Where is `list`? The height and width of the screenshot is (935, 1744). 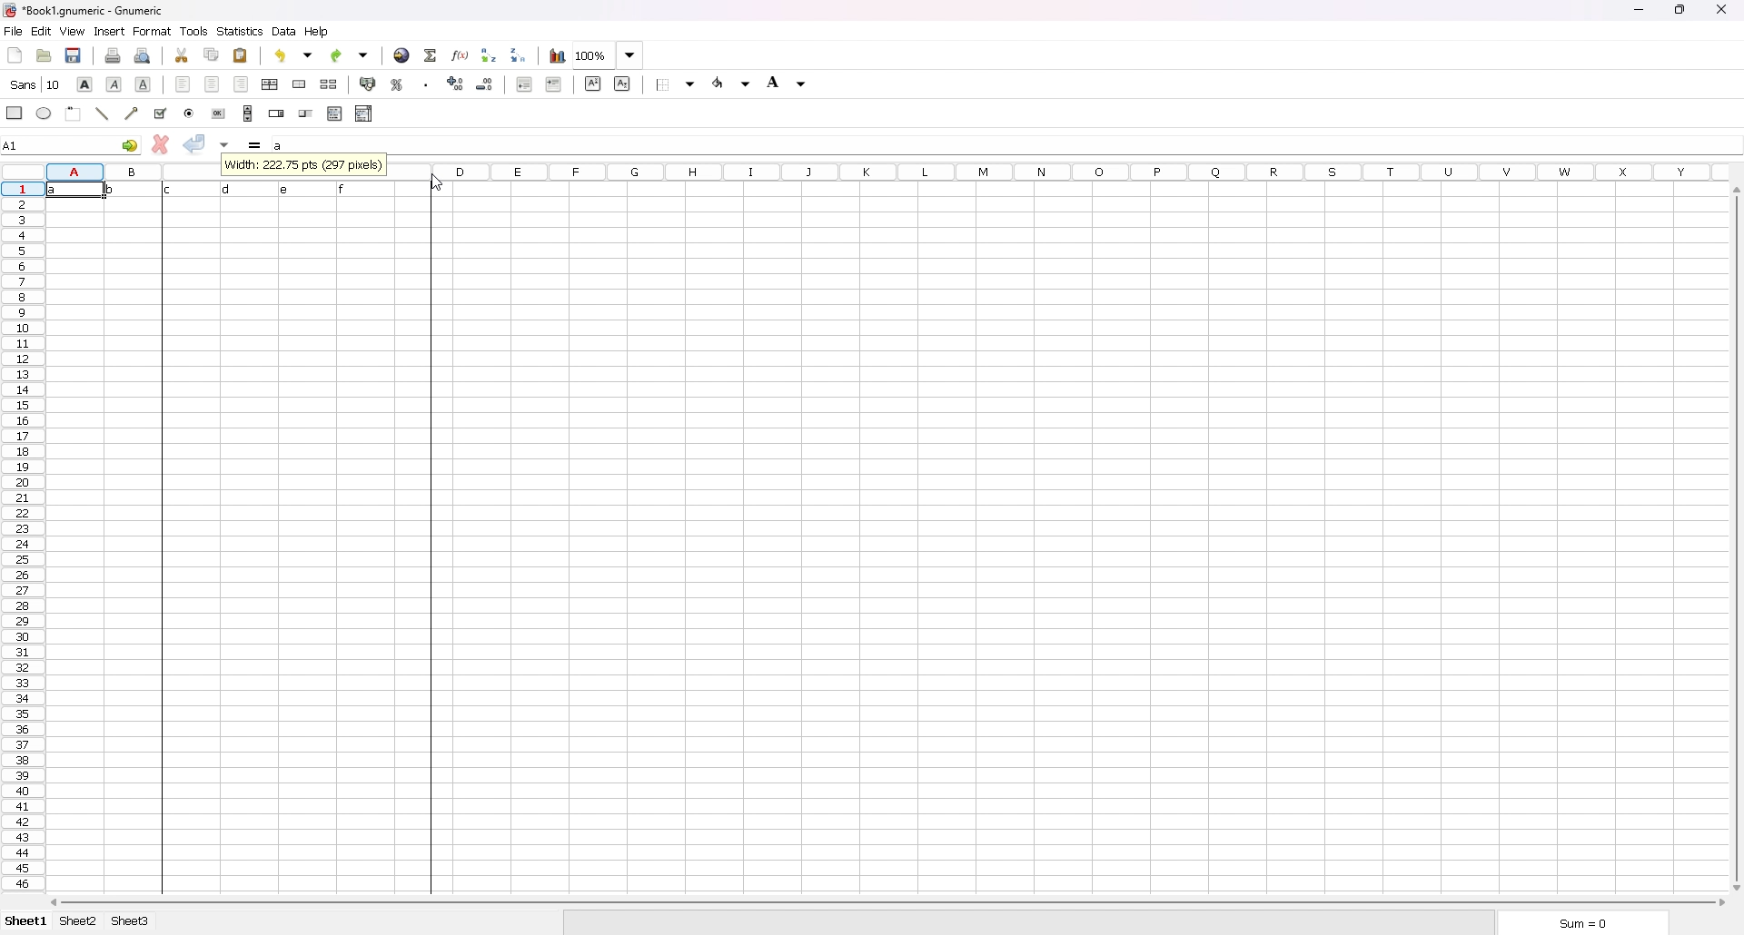 list is located at coordinates (334, 113).